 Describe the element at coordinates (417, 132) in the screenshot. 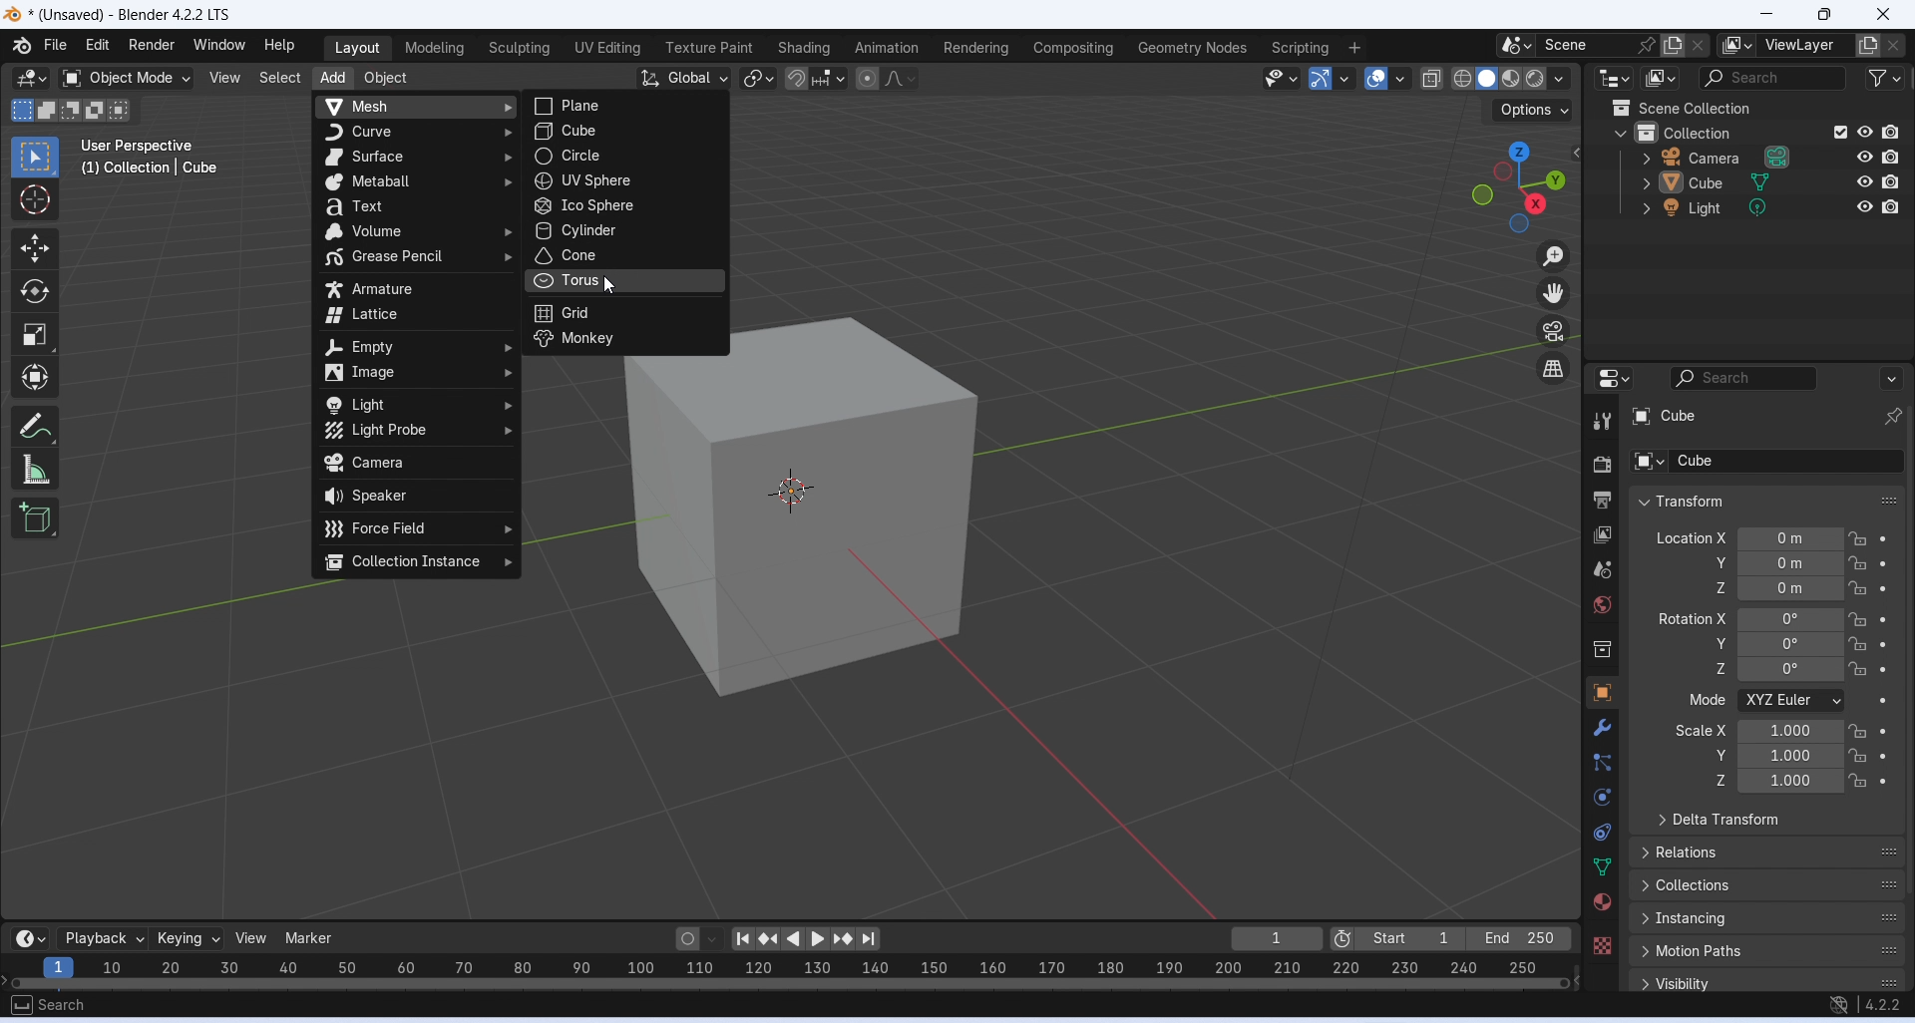

I see `curve` at that location.